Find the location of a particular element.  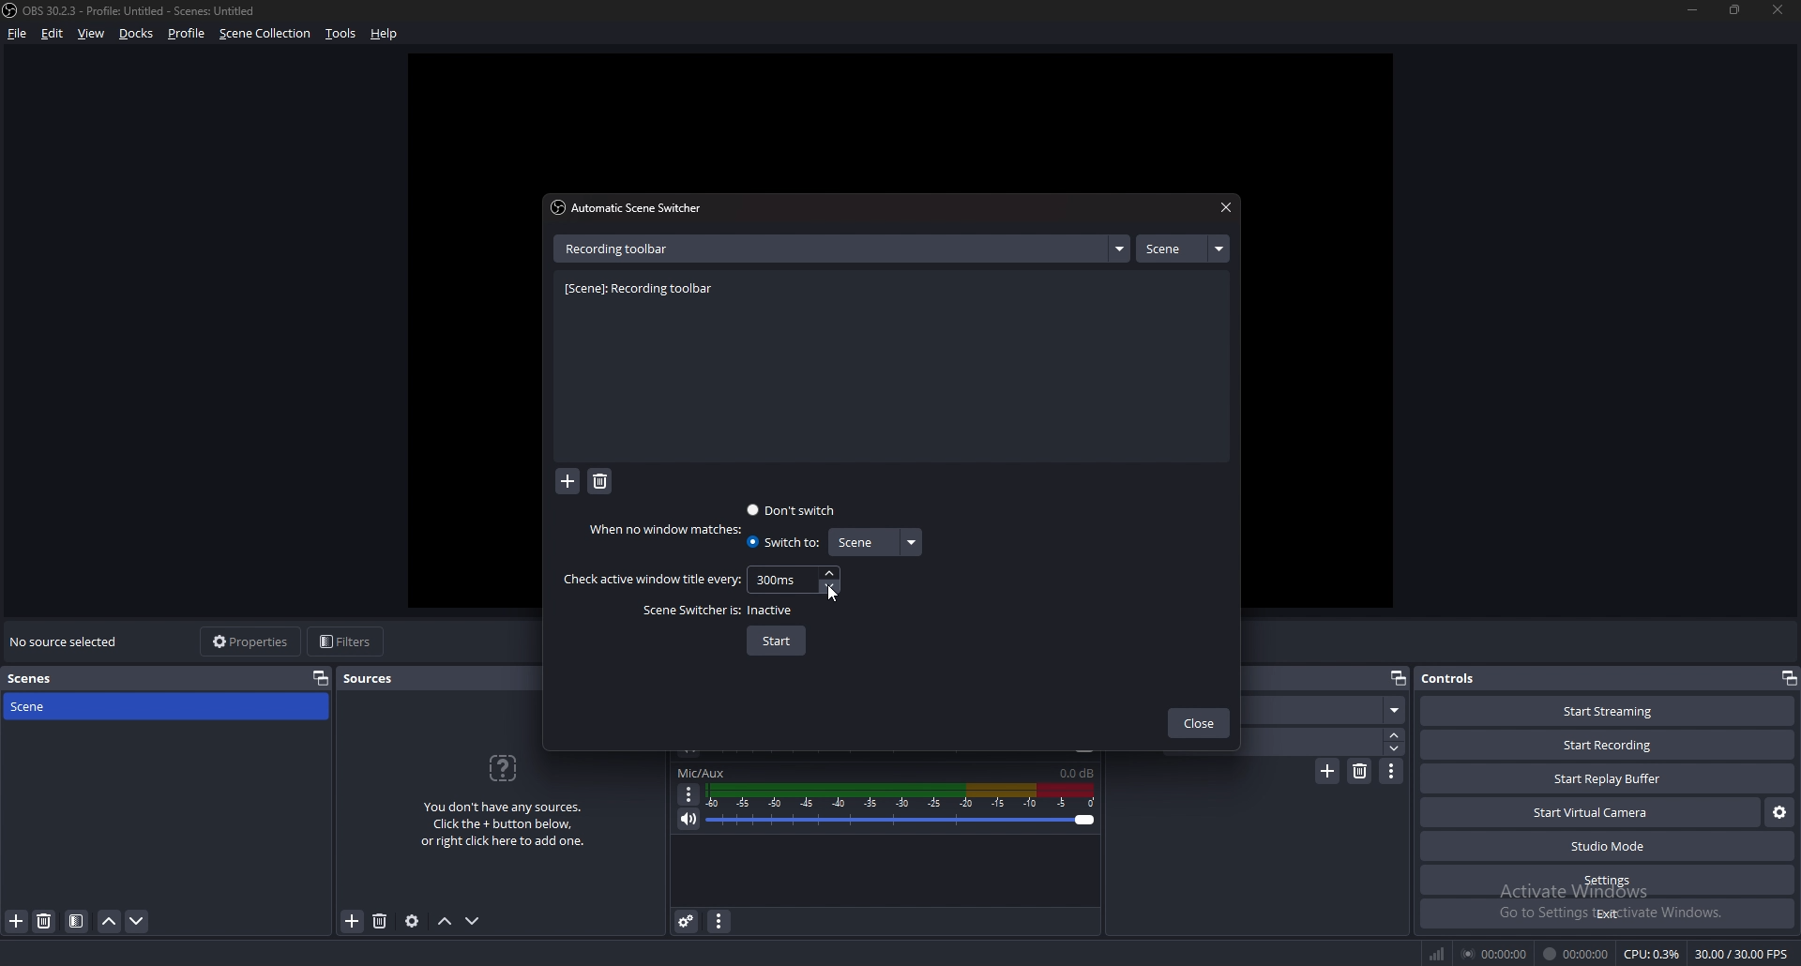

start is located at coordinates (777, 641).